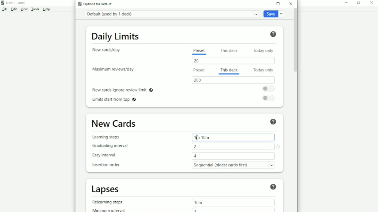 The width and height of the screenshot is (378, 212). Describe the element at coordinates (110, 146) in the screenshot. I see `Graduating interval` at that location.